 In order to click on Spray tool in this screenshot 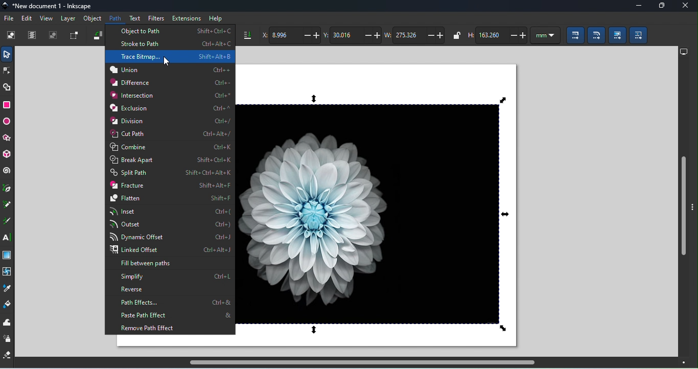, I will do `click(8, 339)`.